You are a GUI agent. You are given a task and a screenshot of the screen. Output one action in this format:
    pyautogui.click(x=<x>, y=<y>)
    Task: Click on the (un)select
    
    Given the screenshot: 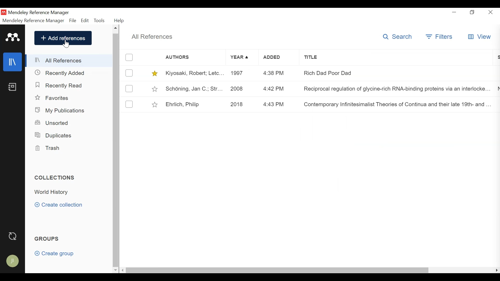 What is the action you would take?
    pyautogui.click(x=129, y=104)
    